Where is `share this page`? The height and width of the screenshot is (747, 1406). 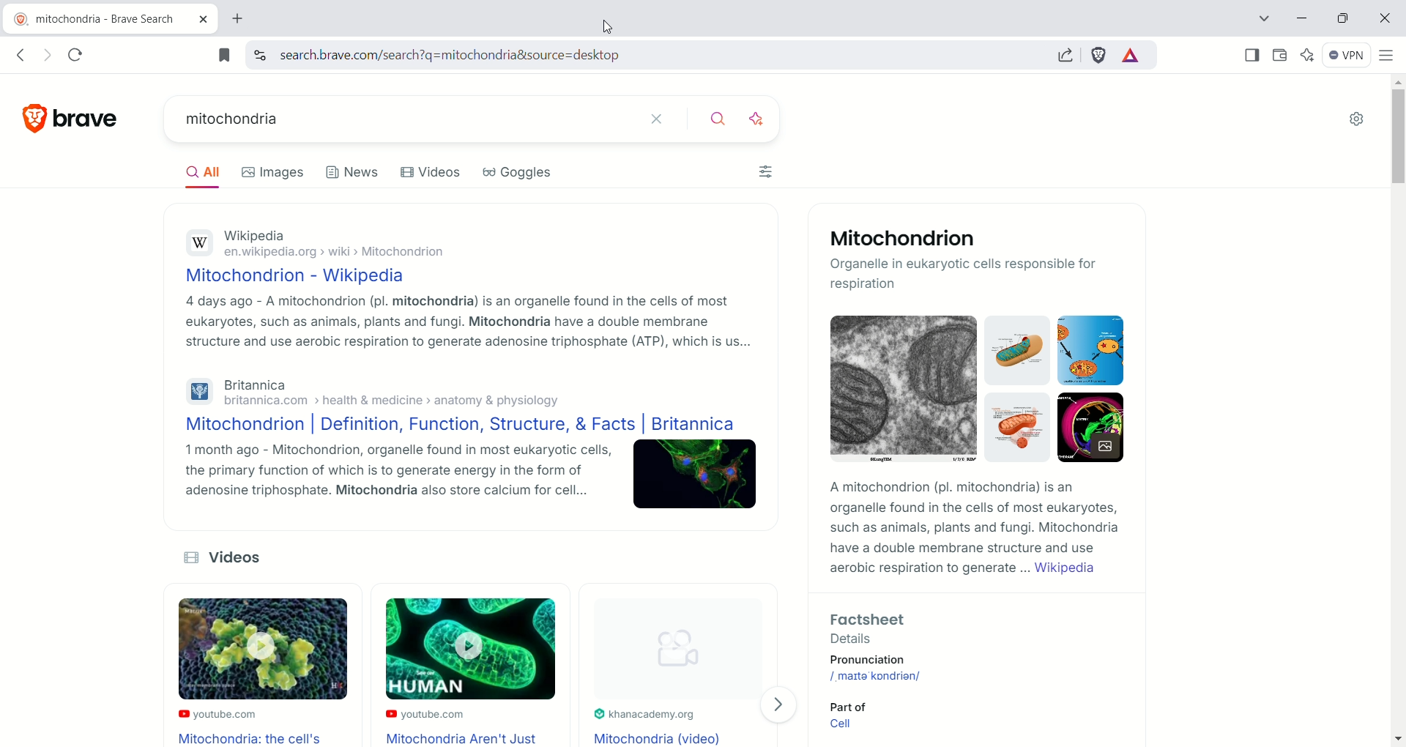
share this page is located at coordinates (1070, 56).